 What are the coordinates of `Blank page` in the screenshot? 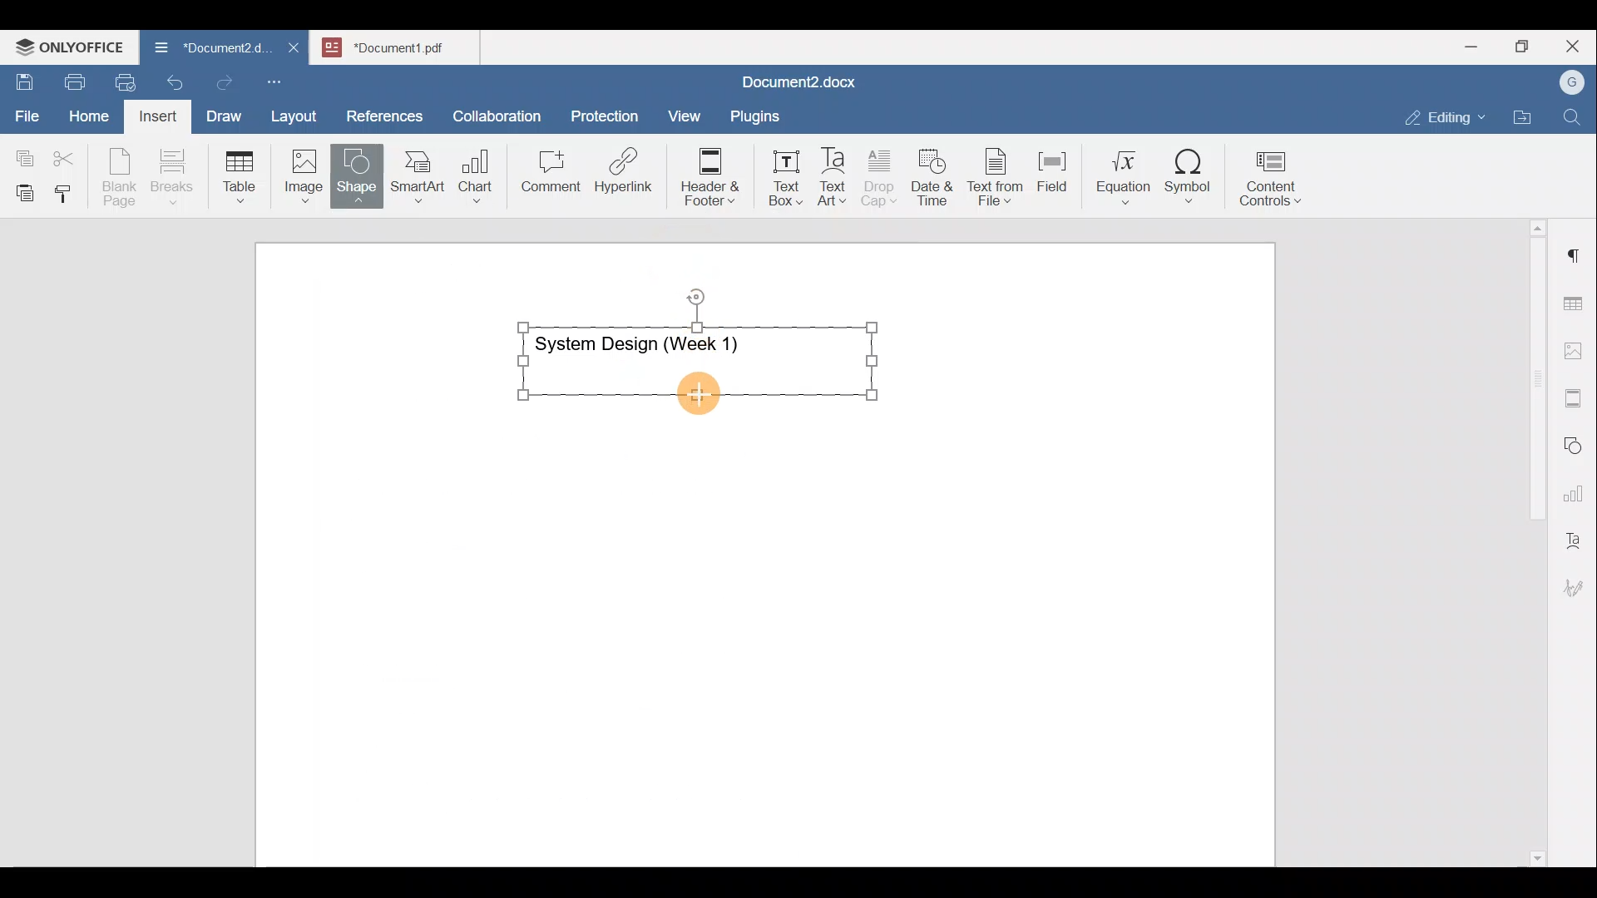 It's located at (121, 177).